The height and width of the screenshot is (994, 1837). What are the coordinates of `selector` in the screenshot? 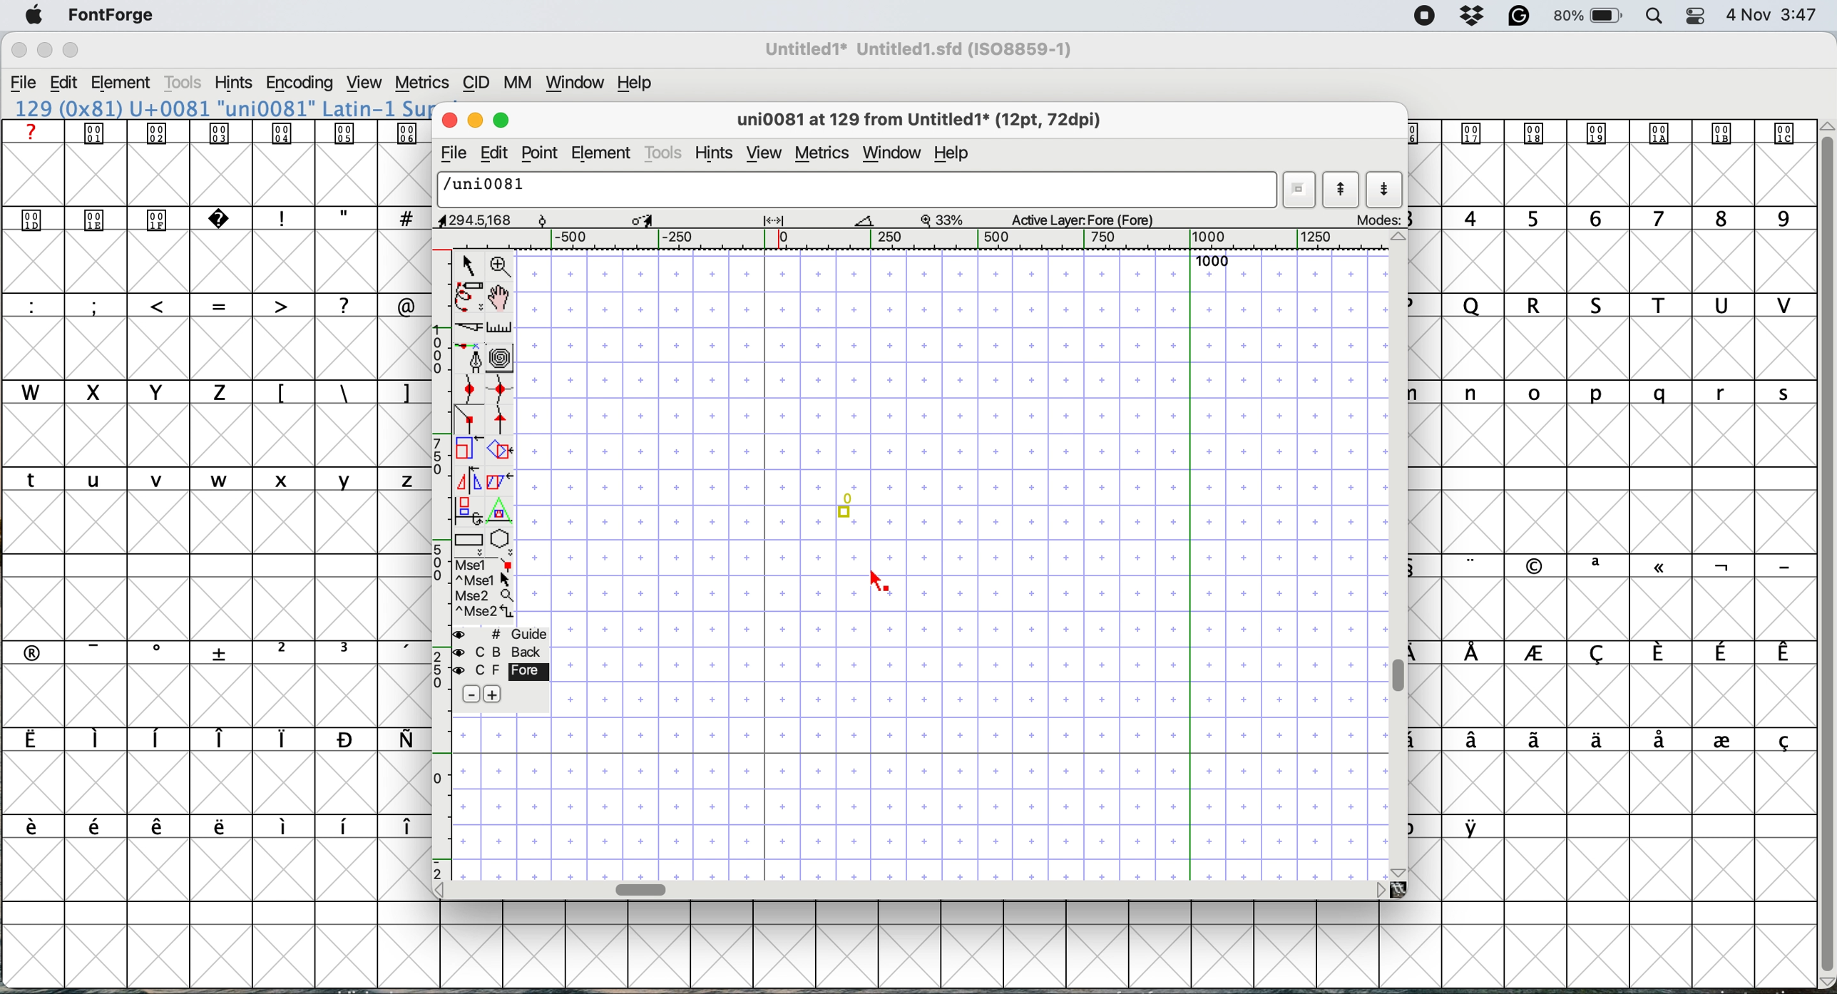 It's located at (469, 264).